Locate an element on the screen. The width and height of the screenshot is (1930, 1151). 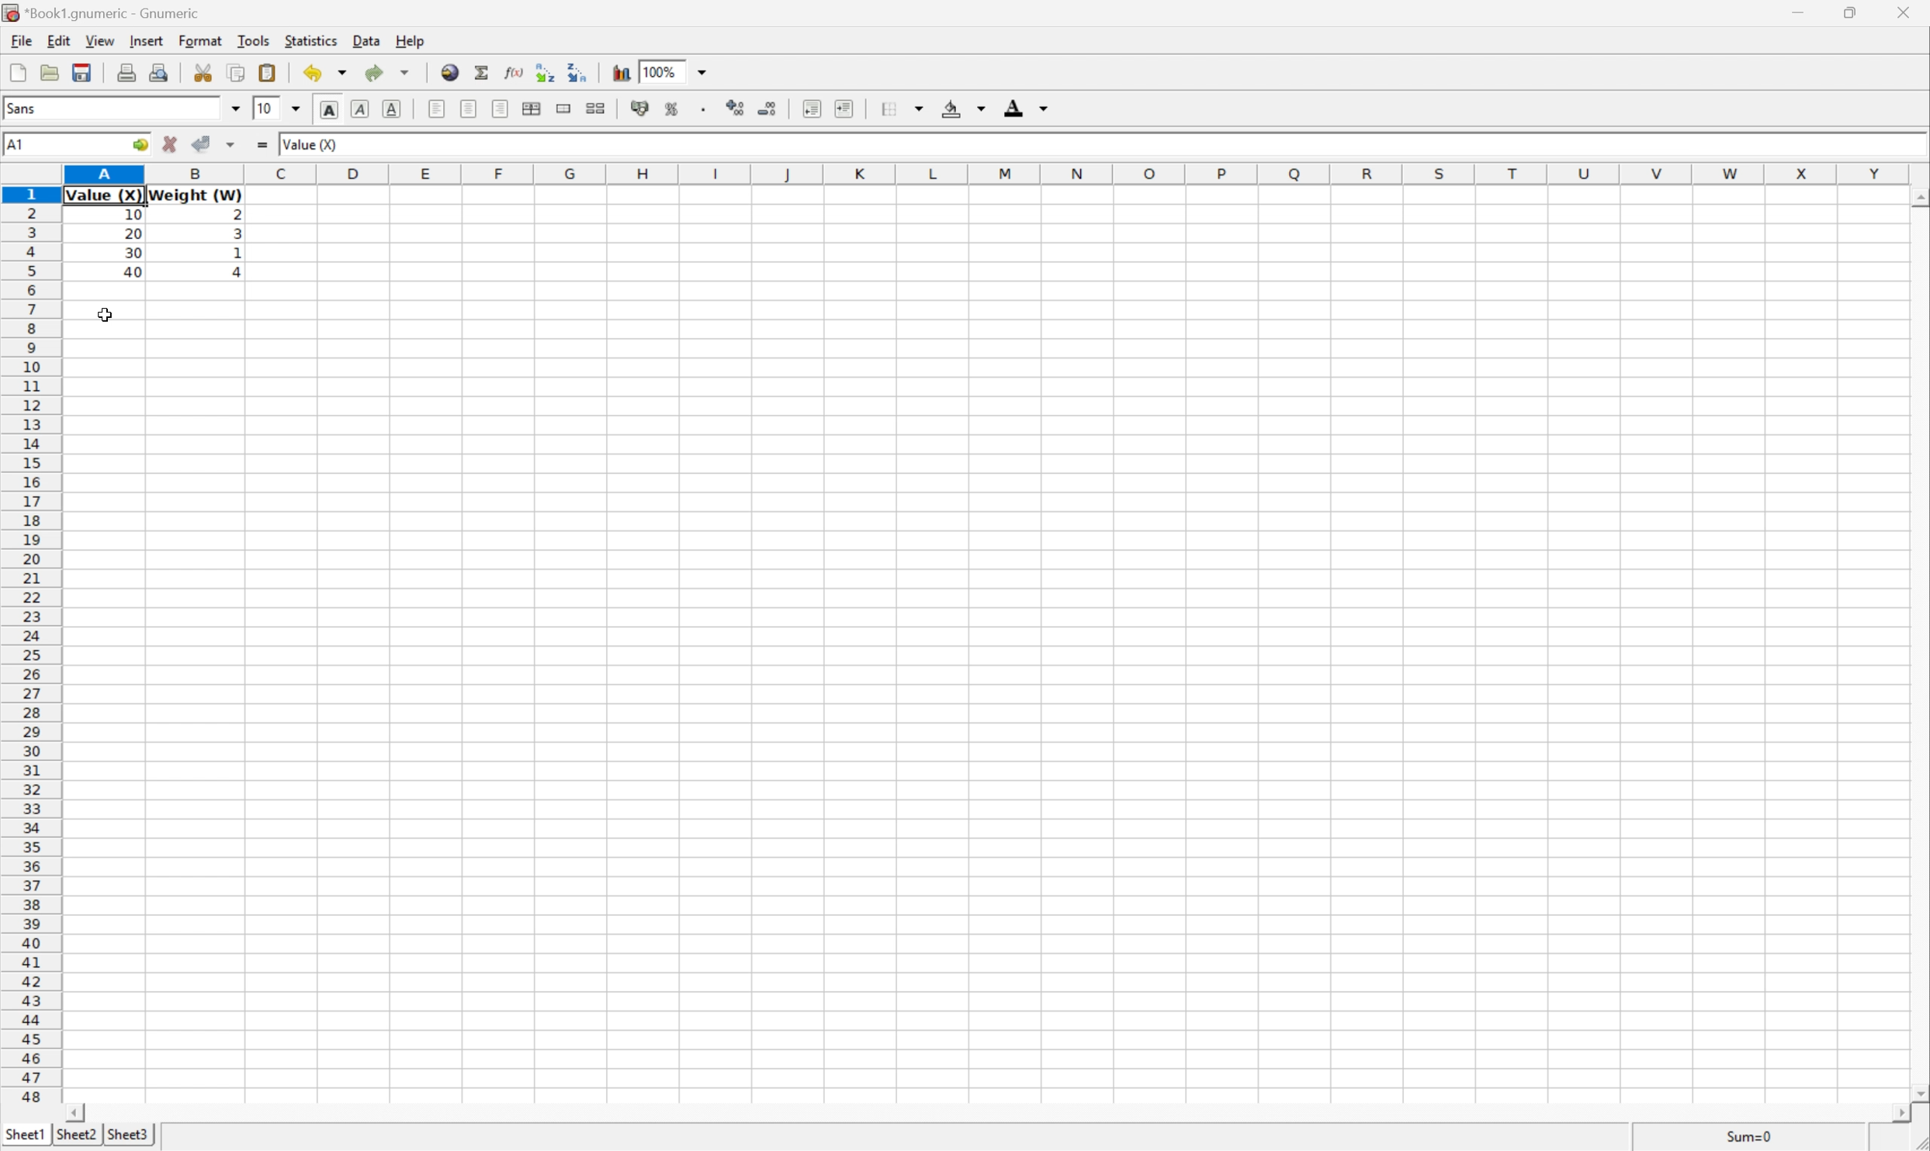
Drop Down is located at coordinates (235, 109).